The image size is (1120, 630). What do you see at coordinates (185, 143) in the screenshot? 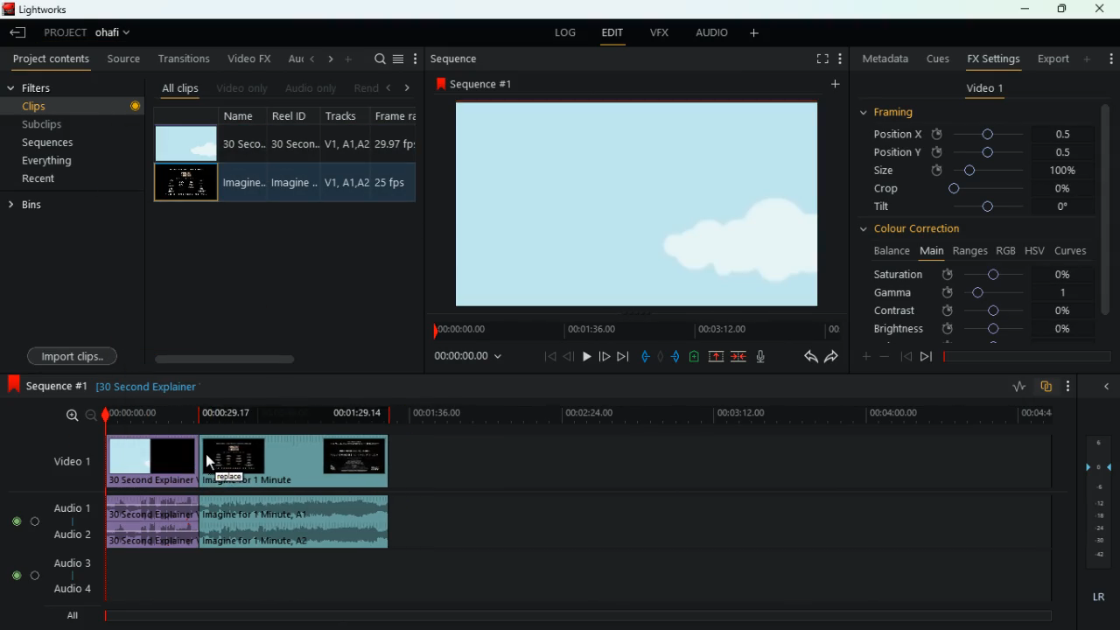
I see `video` at bounding box center [185, 143].